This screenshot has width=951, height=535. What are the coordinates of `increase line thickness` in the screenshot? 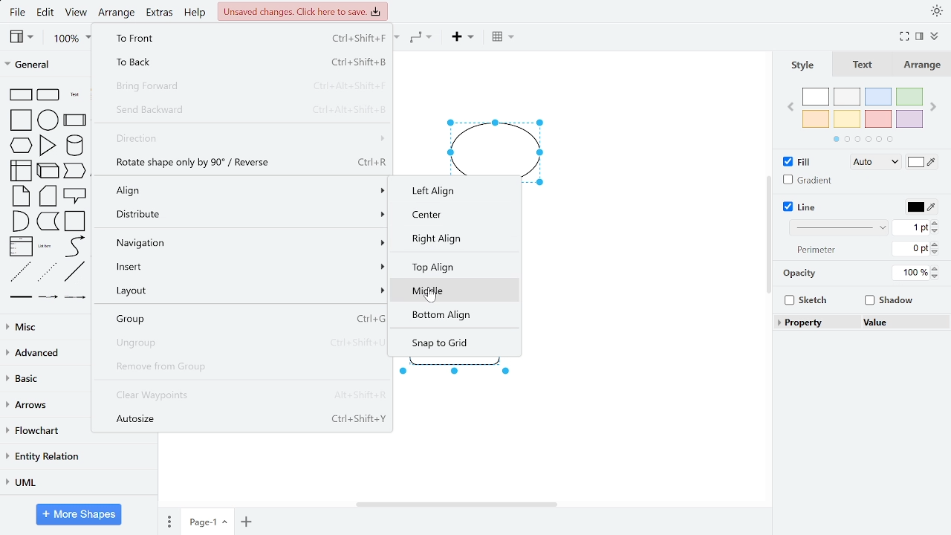 It's located at (937, 222).